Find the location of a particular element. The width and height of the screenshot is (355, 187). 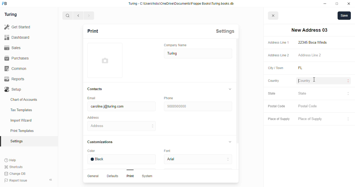

cursor is located at coordinates (314, 79).